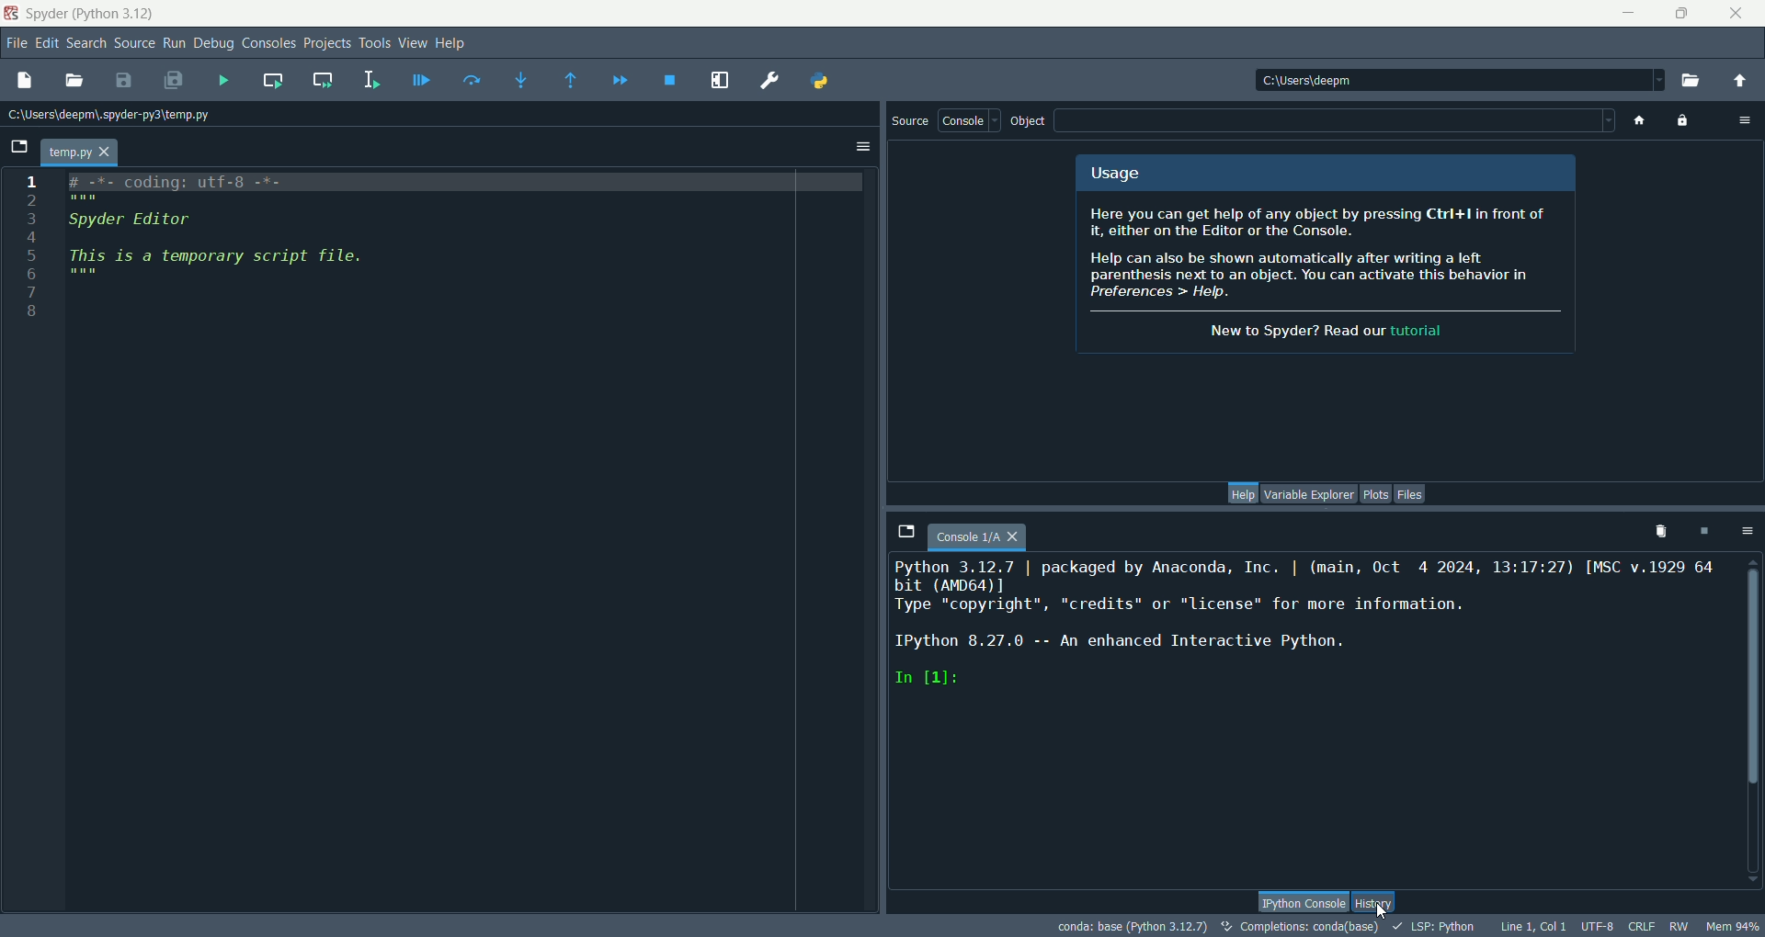 The width and height of the screenshot is (1765, 937). Describe the element at coordinates (1295, 927) in the screenshot. I see `completions:conda` at that location.